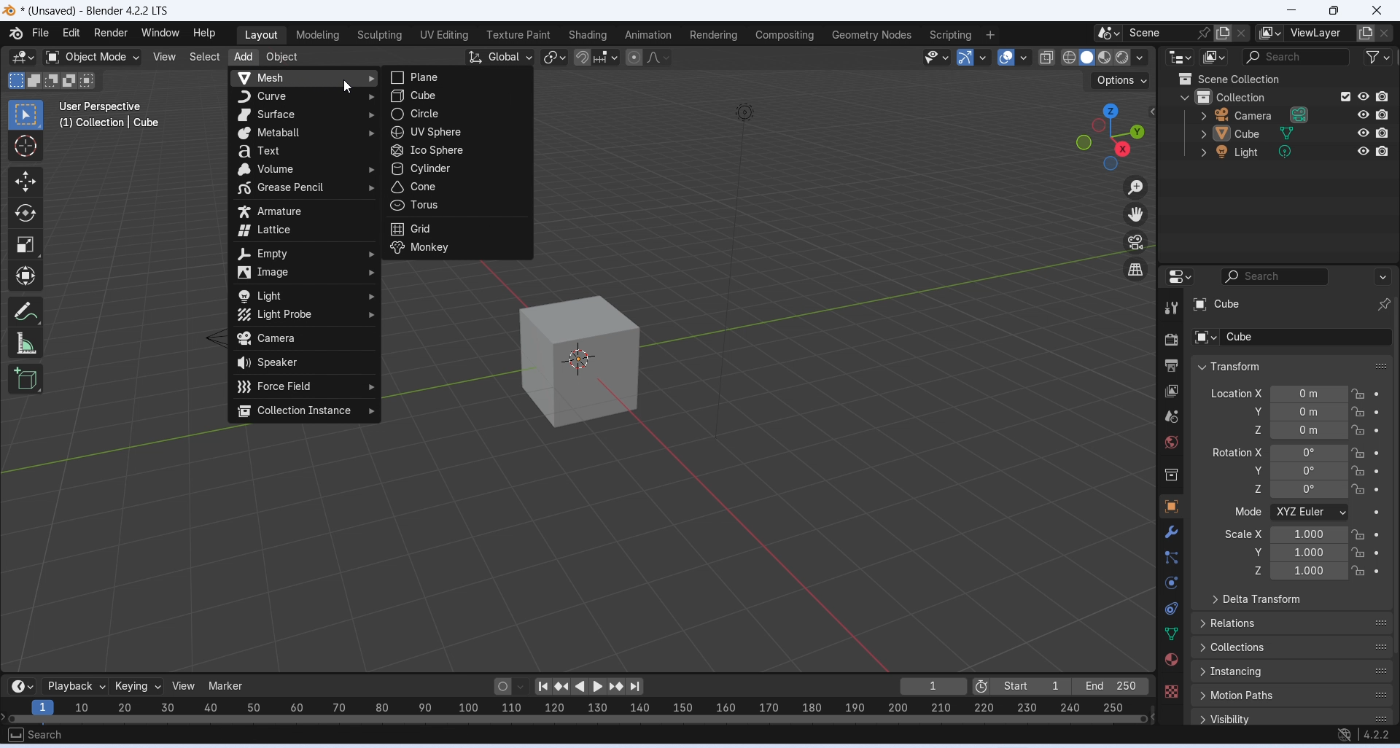 The width and height of the screenshot is (1400, 748). I want to click on animate property, so click(1377, 553).